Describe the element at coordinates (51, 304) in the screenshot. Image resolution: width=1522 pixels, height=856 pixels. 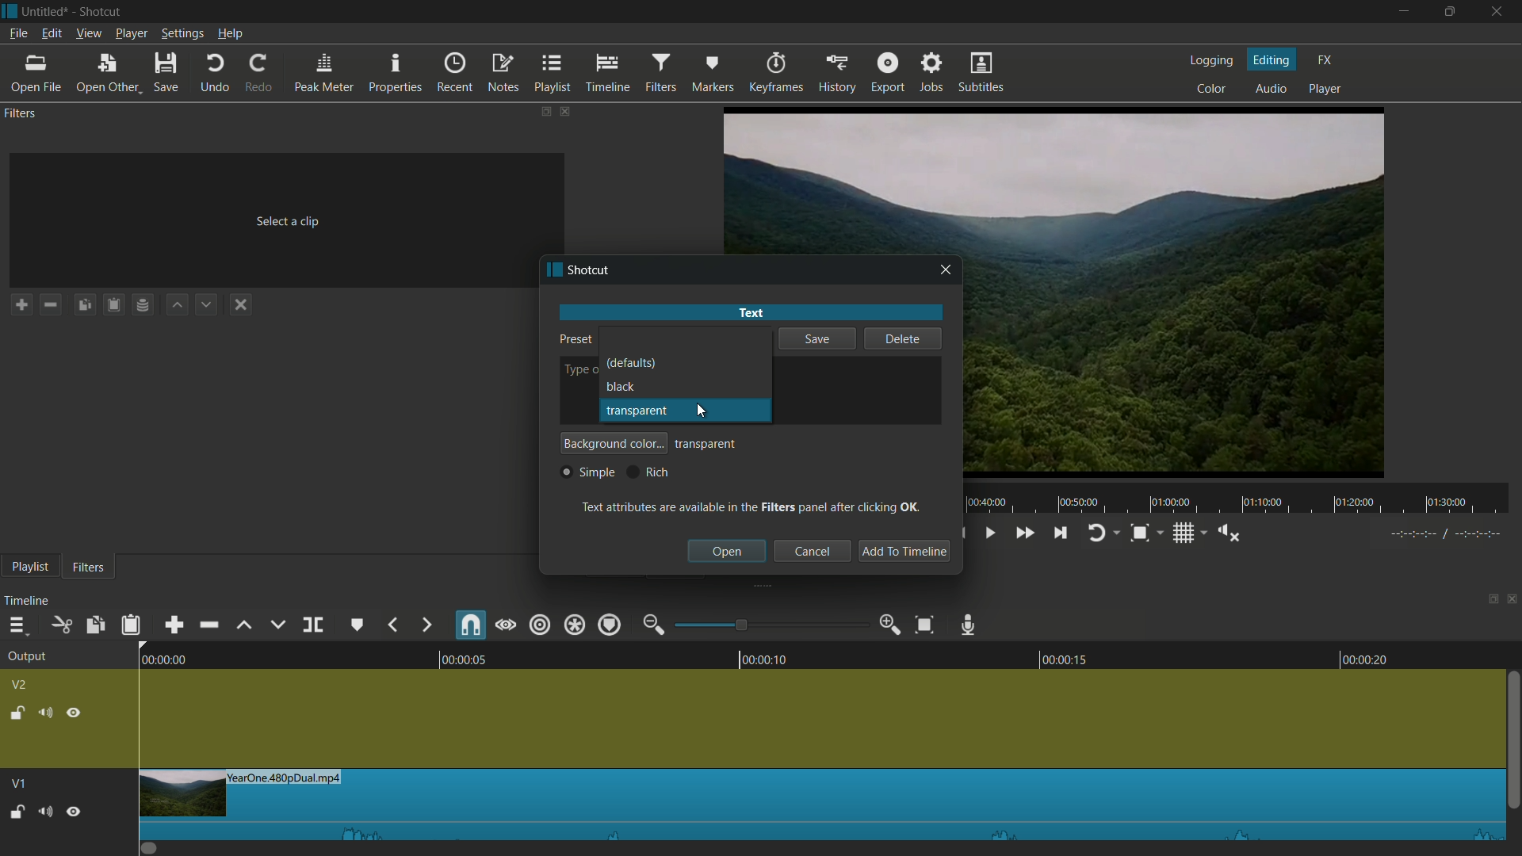
I see `remove a filter` at that location.